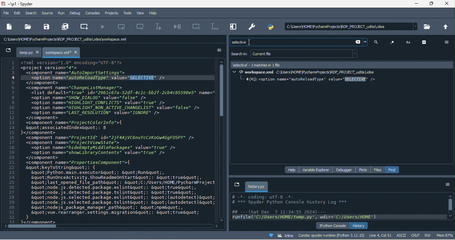 The height and width of the screenshot is (240, 455). Describe the element at coordinates (316, 170) in the screenshot. I see `variable explorer` at that location.